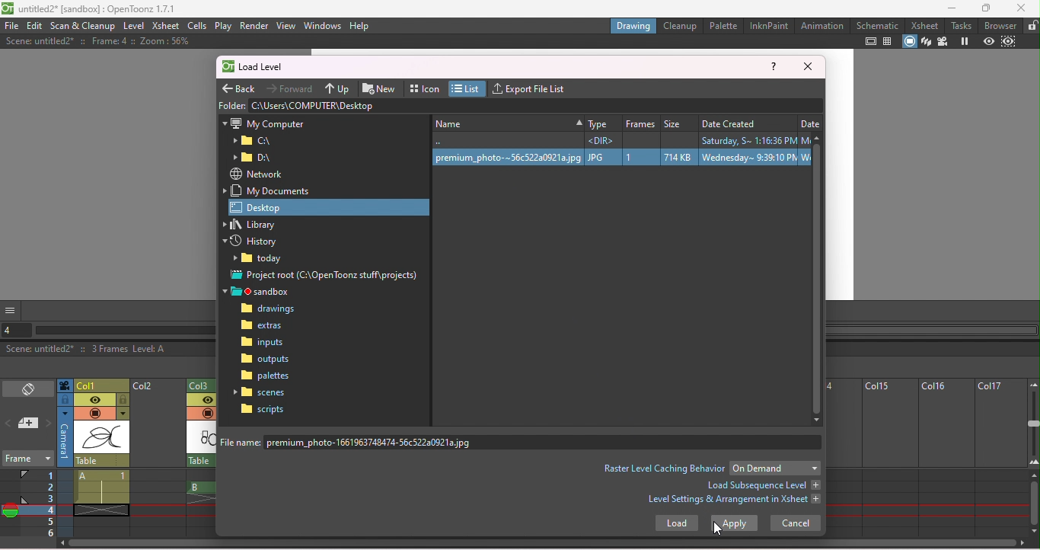  Describe the element at coordinates (682, 25) in the screenshot. I see `Cleanup` at that location.